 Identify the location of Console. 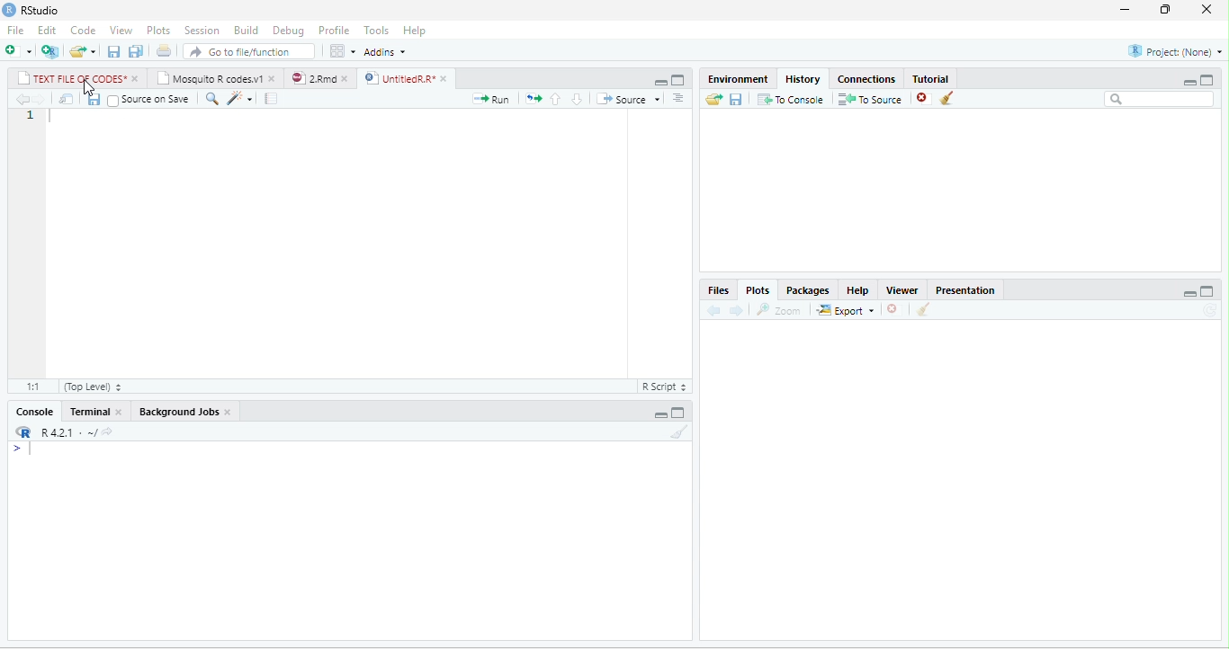
(34, 411).